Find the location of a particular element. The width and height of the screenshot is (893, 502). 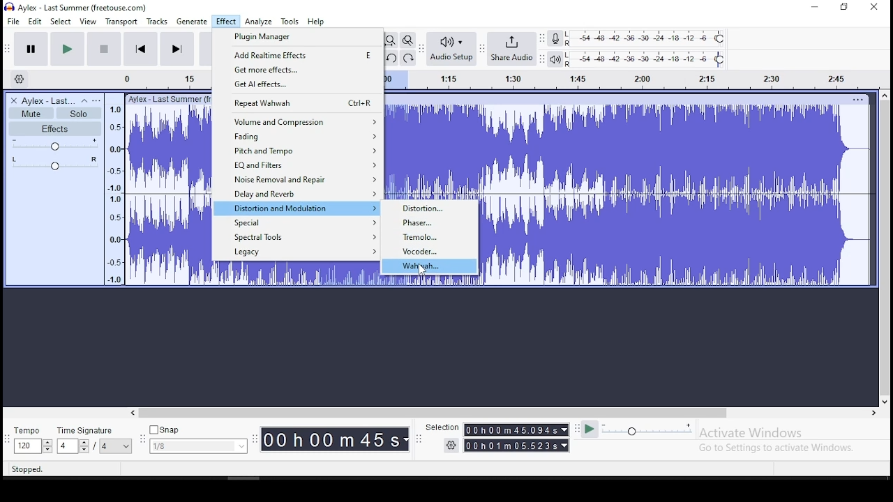

timeline is located at coordinates (620, 77).